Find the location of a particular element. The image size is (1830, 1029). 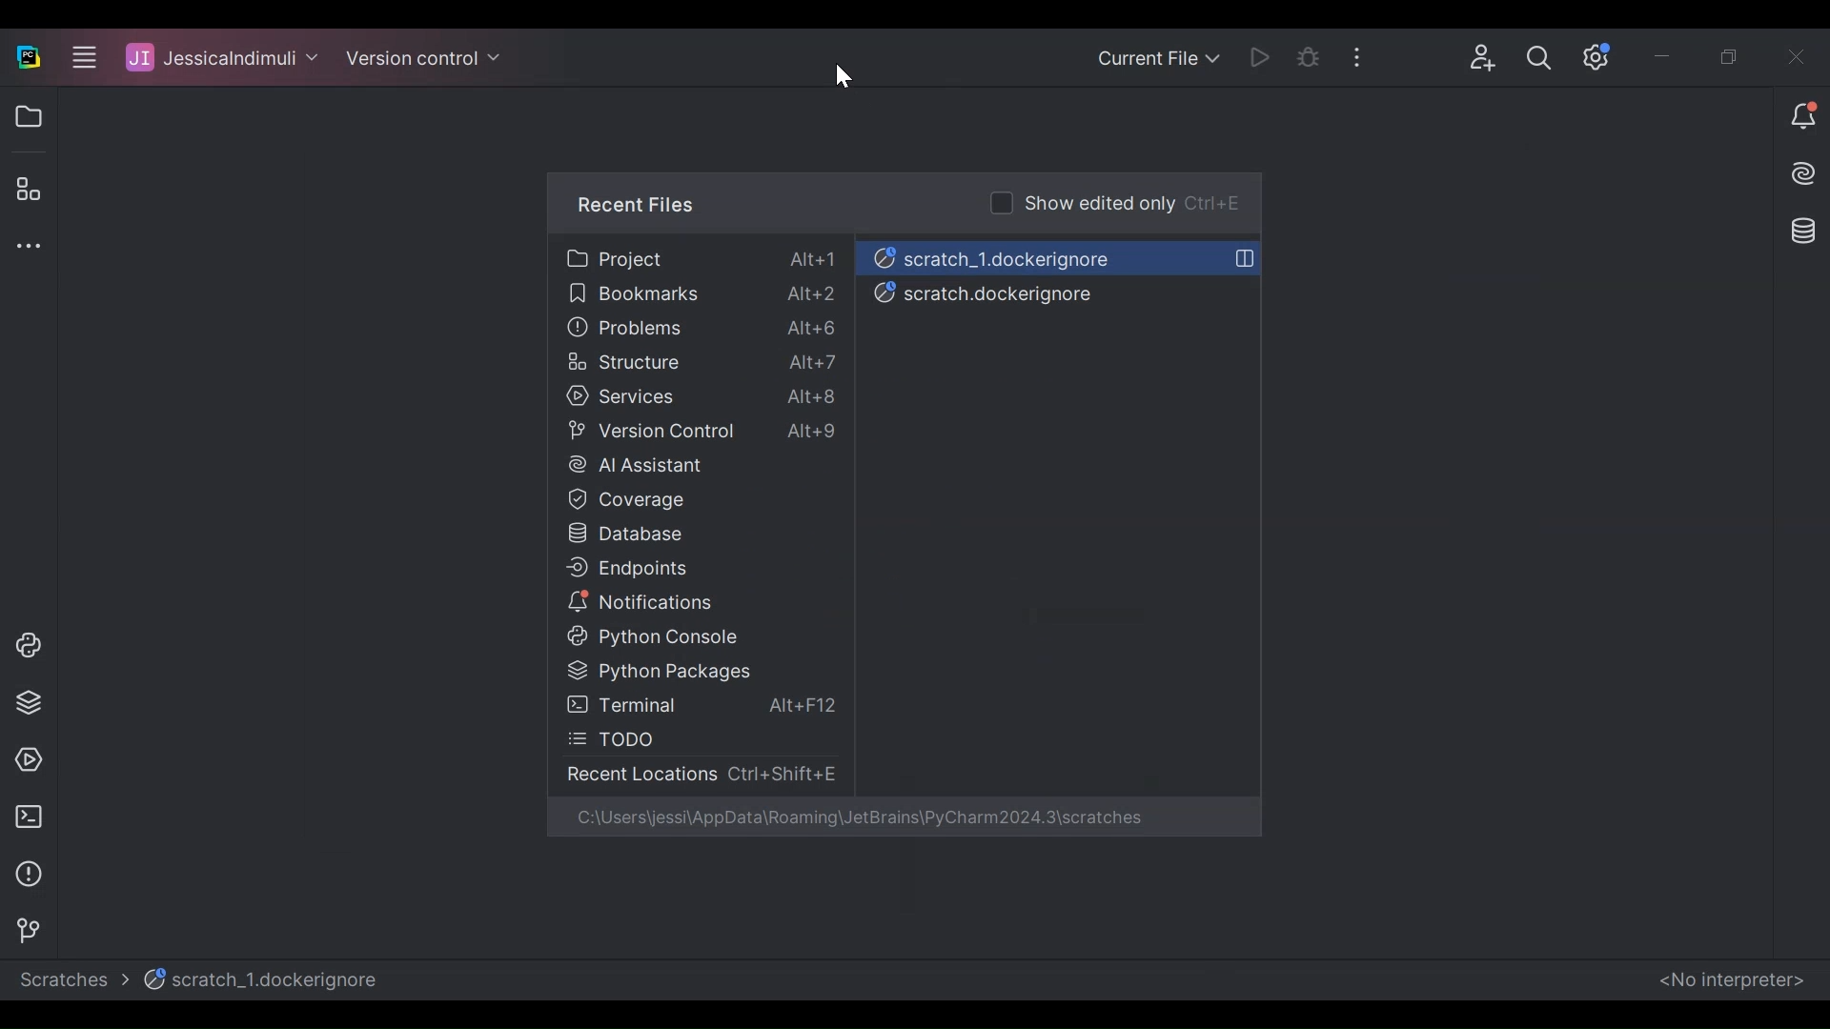

more is located at coordinates (1371, 54).